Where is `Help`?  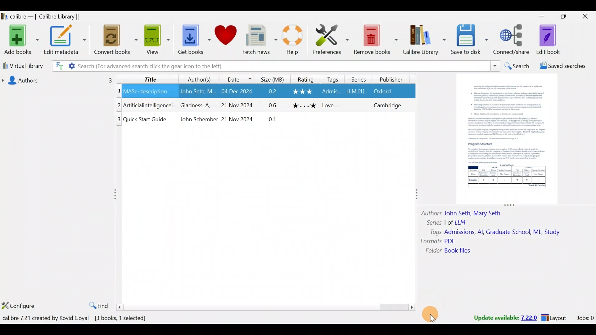
Help is located at coordinates (295, 42).